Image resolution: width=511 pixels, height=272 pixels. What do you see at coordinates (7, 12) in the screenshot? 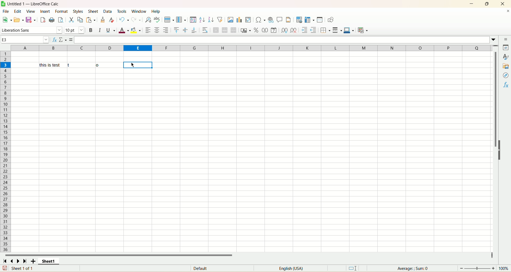
I see `file` at bounding box center [7, 12].